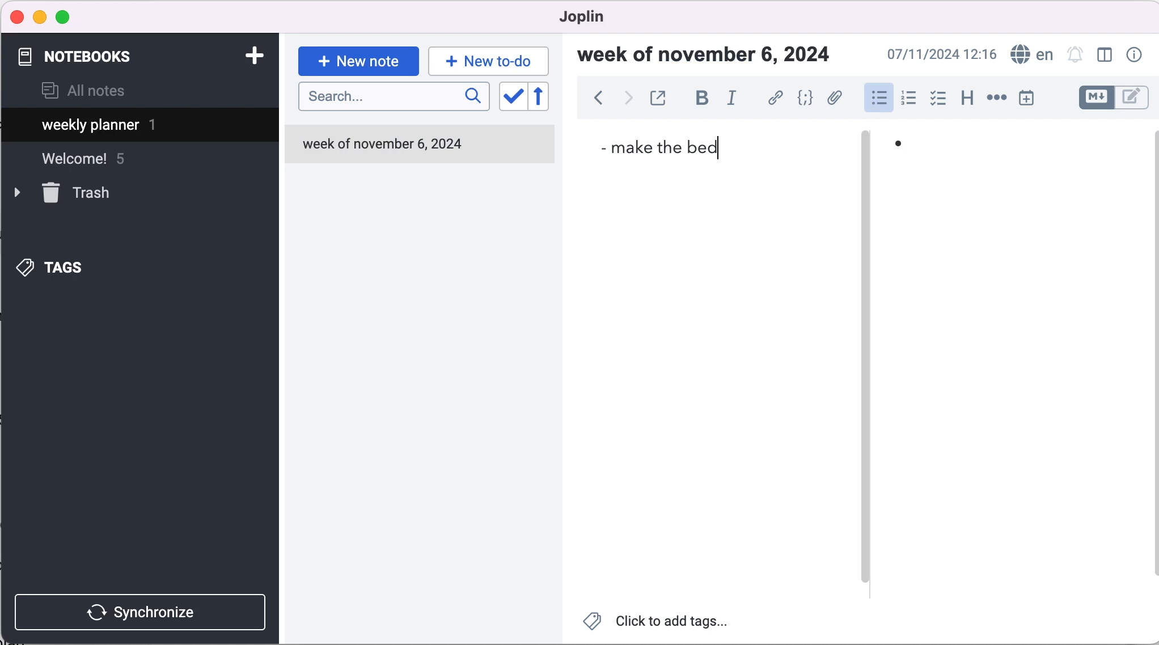 The height and width of the screenshot is (645, 1159). I want to click on click to add tags, so click(664, 623).